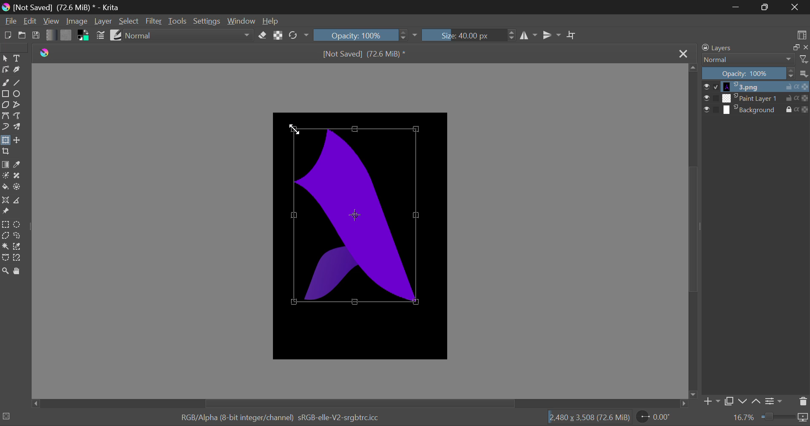  I want to click on Smart Patch Tool, so click(19, 176).